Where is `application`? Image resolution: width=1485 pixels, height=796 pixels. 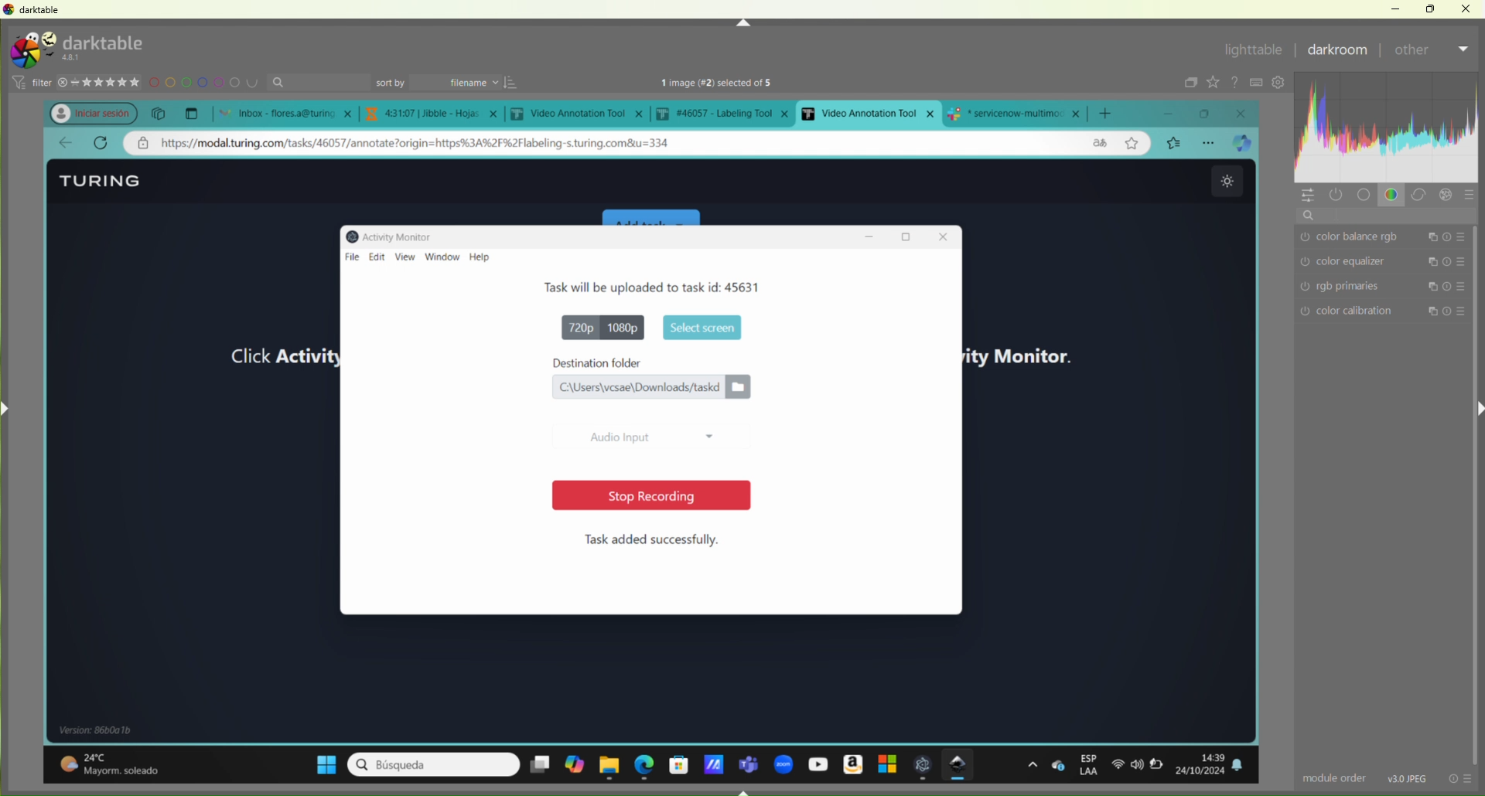 application is located at coordinates (712, 760).